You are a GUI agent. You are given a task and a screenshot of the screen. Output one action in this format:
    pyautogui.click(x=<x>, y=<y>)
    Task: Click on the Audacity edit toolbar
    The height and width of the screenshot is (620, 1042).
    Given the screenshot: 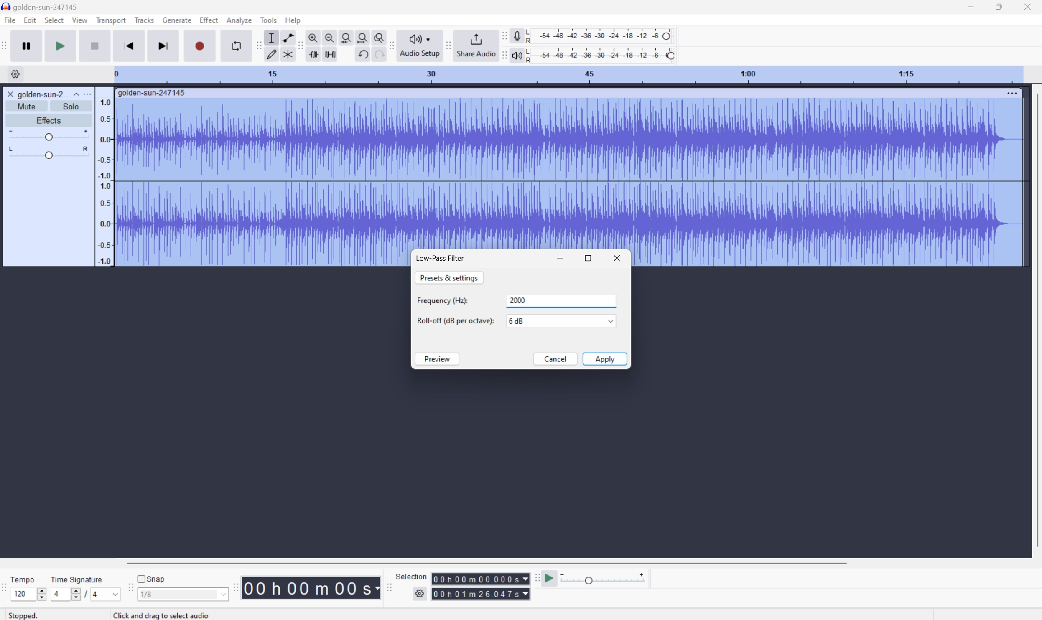 What is the action you would take?
    pyautogui.click(x=300, y=46)
    